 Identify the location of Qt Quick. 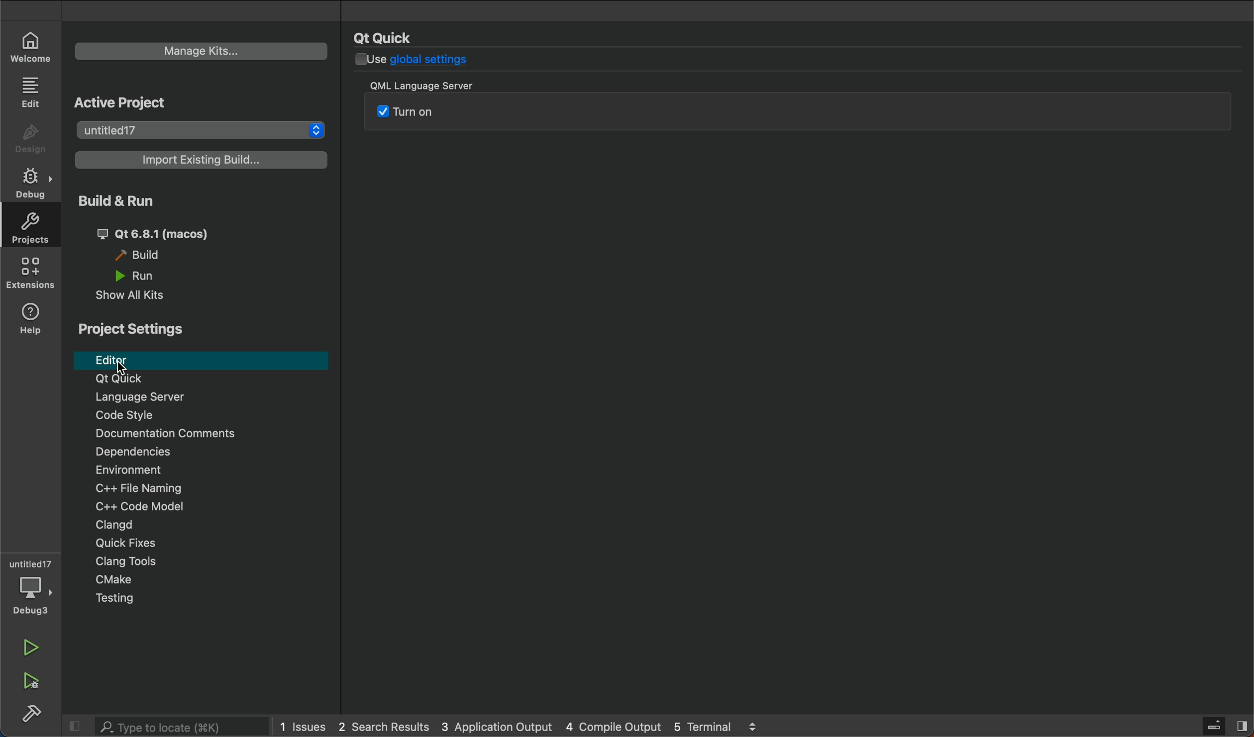
(199, 379).